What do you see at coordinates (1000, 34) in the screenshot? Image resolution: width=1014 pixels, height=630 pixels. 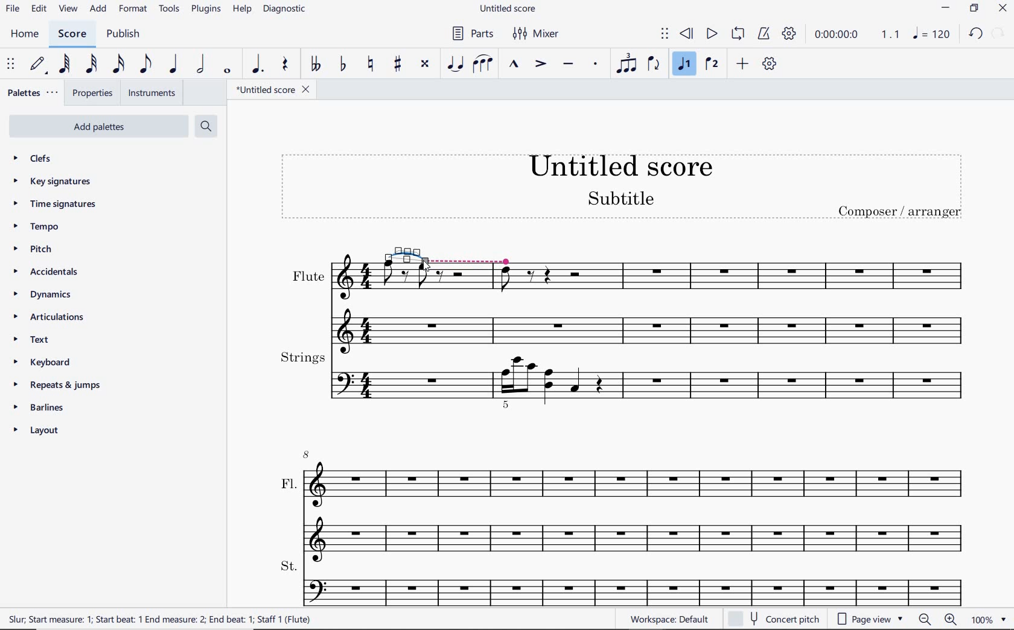 I see `redo` at bounding box center [1000, 34].